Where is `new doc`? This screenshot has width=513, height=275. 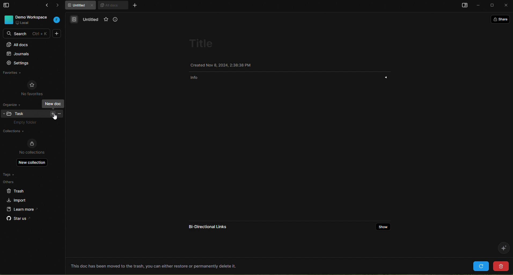 new doc is located at coordinates (53, 103).